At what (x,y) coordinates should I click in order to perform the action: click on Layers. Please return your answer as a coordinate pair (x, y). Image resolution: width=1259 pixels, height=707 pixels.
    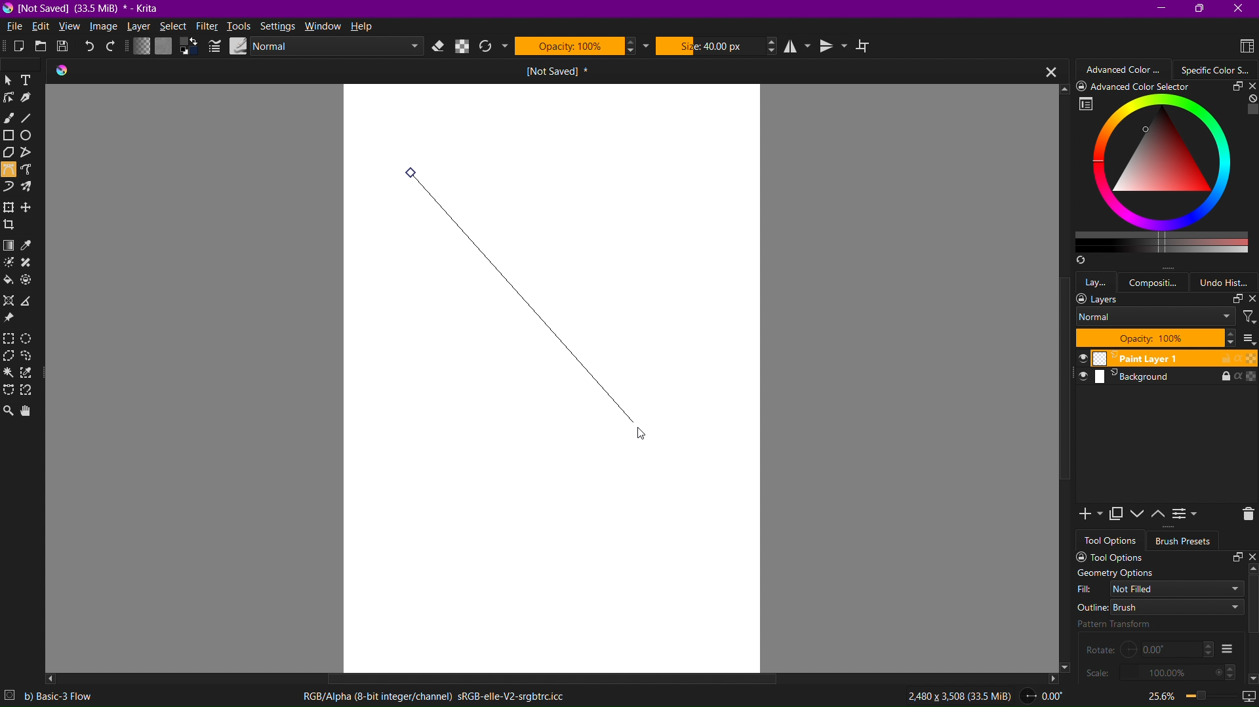
    Looking at the image, I should click on (1097, 281).